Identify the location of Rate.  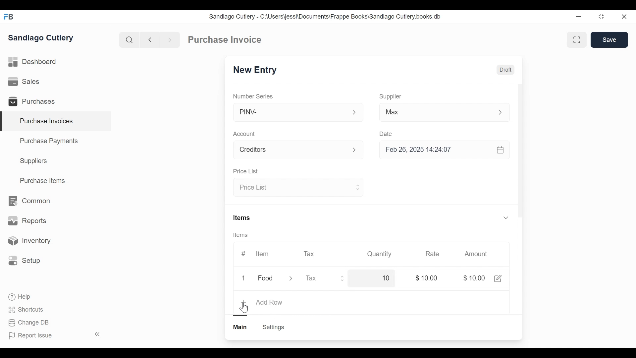
(432, 254).